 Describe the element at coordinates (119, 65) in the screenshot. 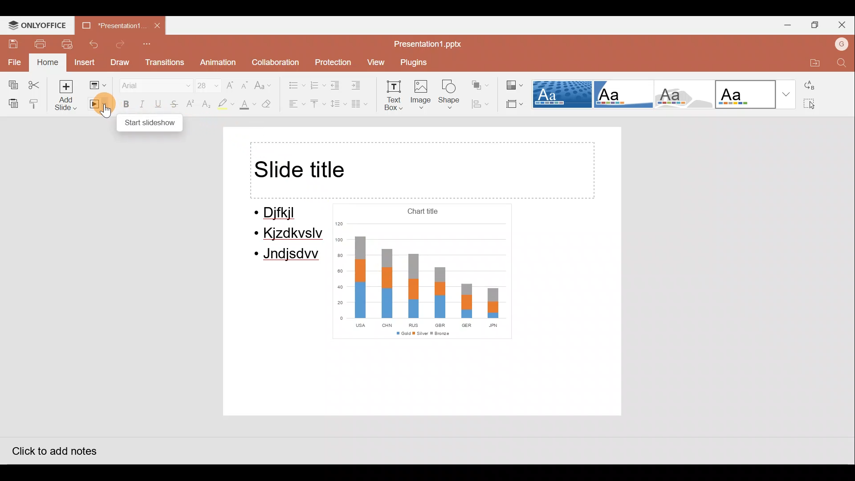

I see `Draw` at that location.